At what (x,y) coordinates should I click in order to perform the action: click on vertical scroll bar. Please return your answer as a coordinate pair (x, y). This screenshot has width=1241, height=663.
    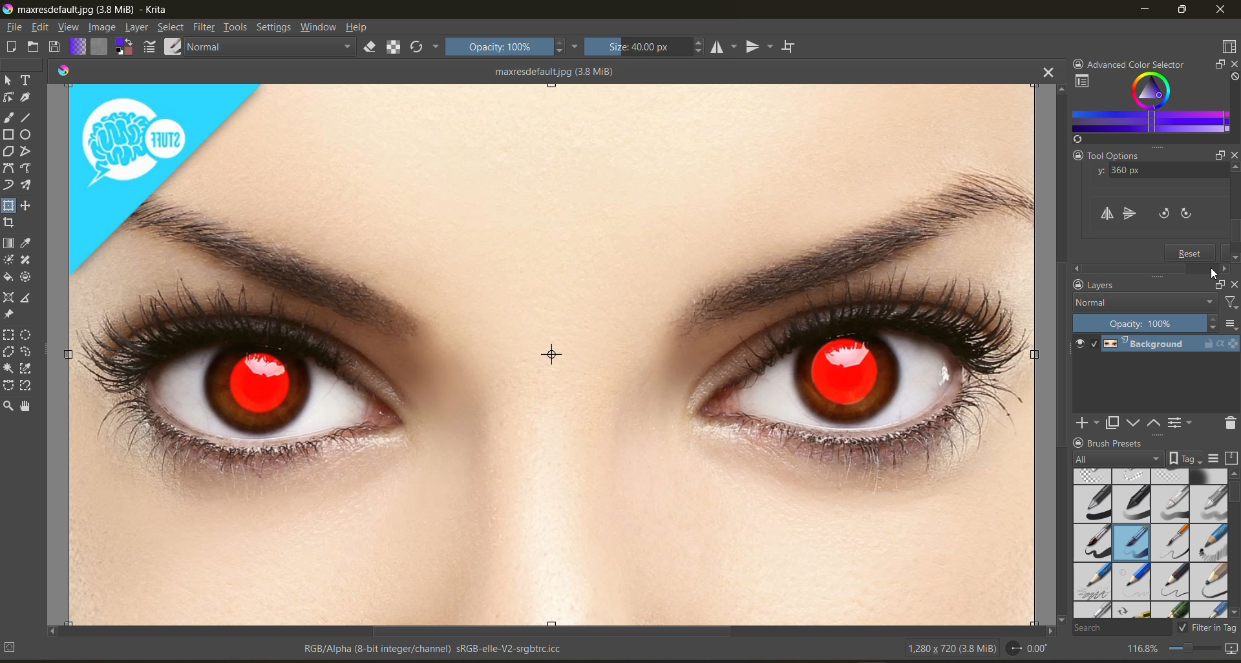
    Looking at the image, I should click on (1058, 353).